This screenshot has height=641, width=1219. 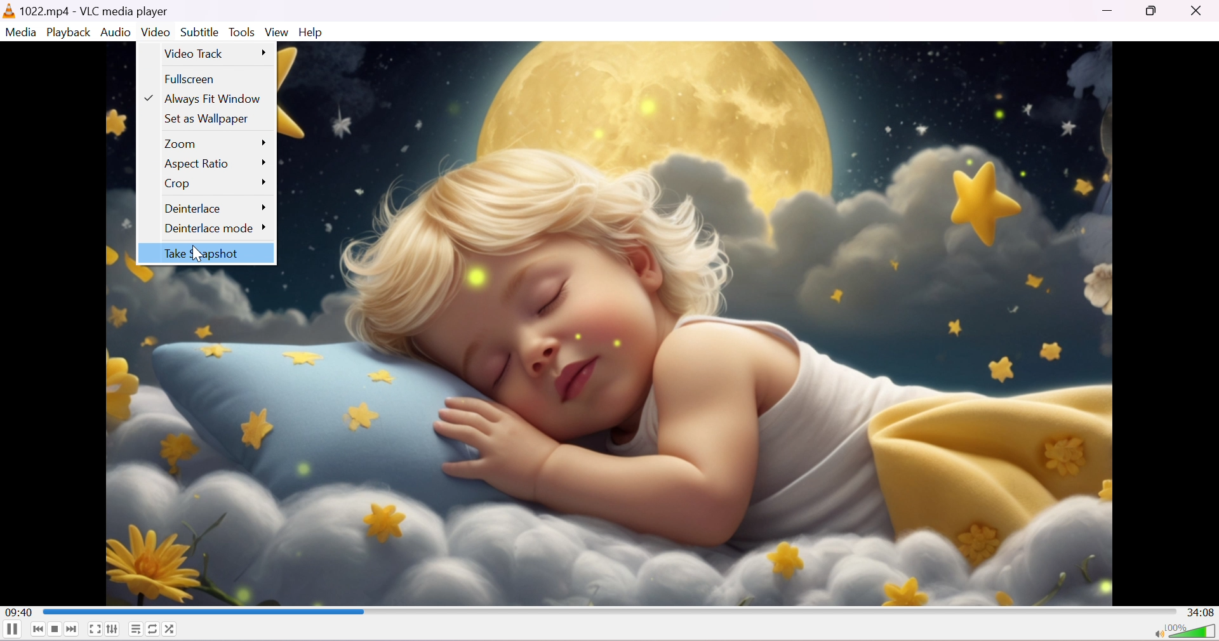 What do you see at coordinates (115, 33) in the screenshot?
I see `Audio` at bounding box center [115, 33].